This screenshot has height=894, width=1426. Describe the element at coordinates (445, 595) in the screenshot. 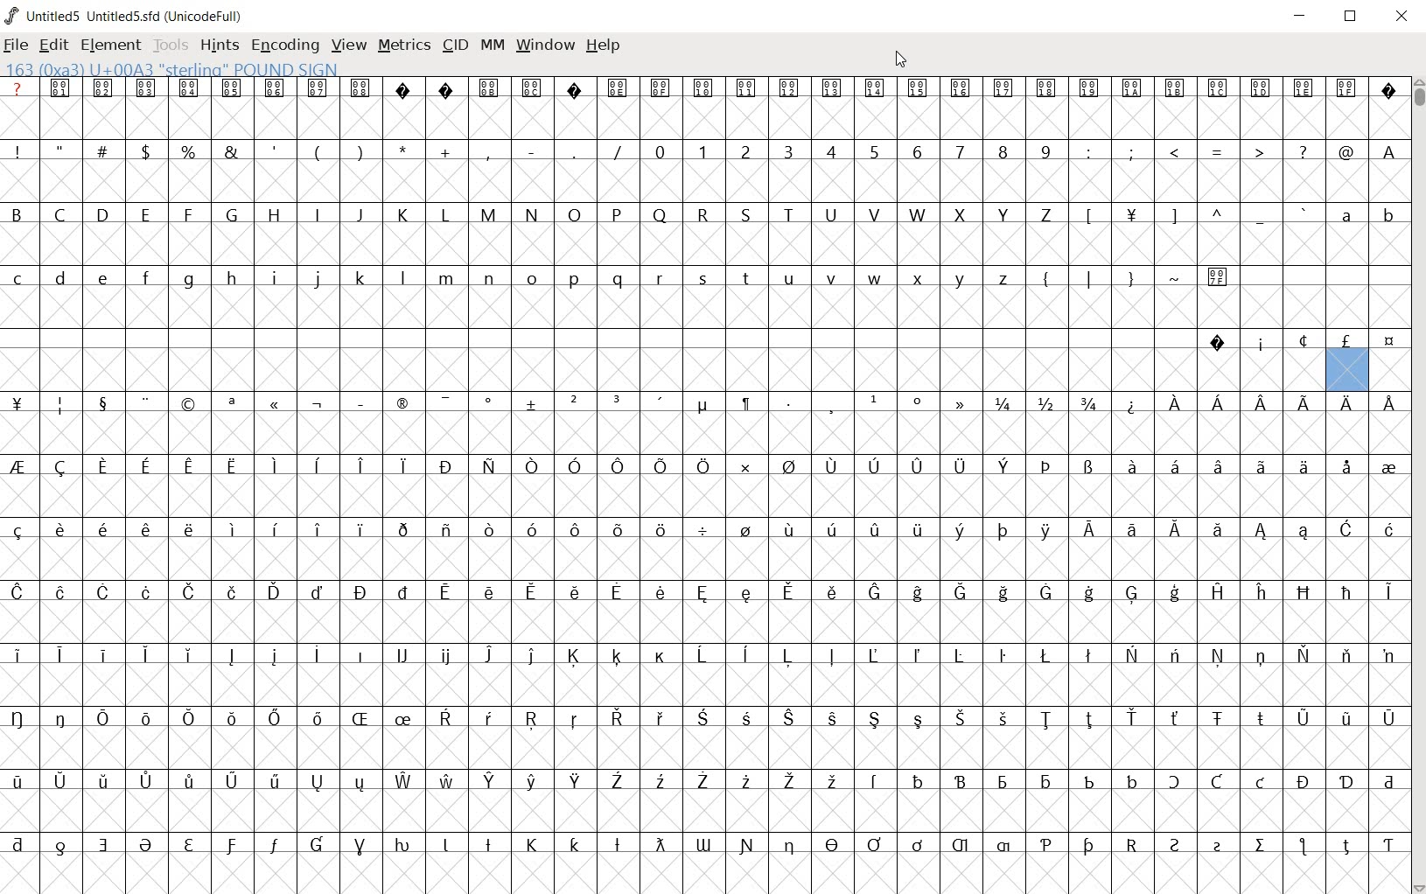

I see `Symbol` at that location.